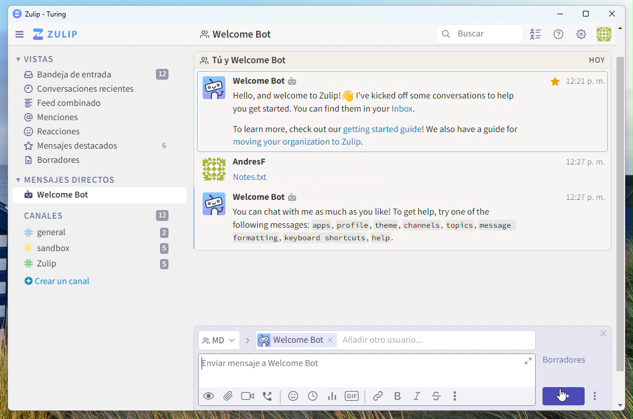 This screenshot has width=633, height=419. What do you see at coordinates (620, 166) in the screenshot?
I see `scroll bar` at bounding box center [620, 166].